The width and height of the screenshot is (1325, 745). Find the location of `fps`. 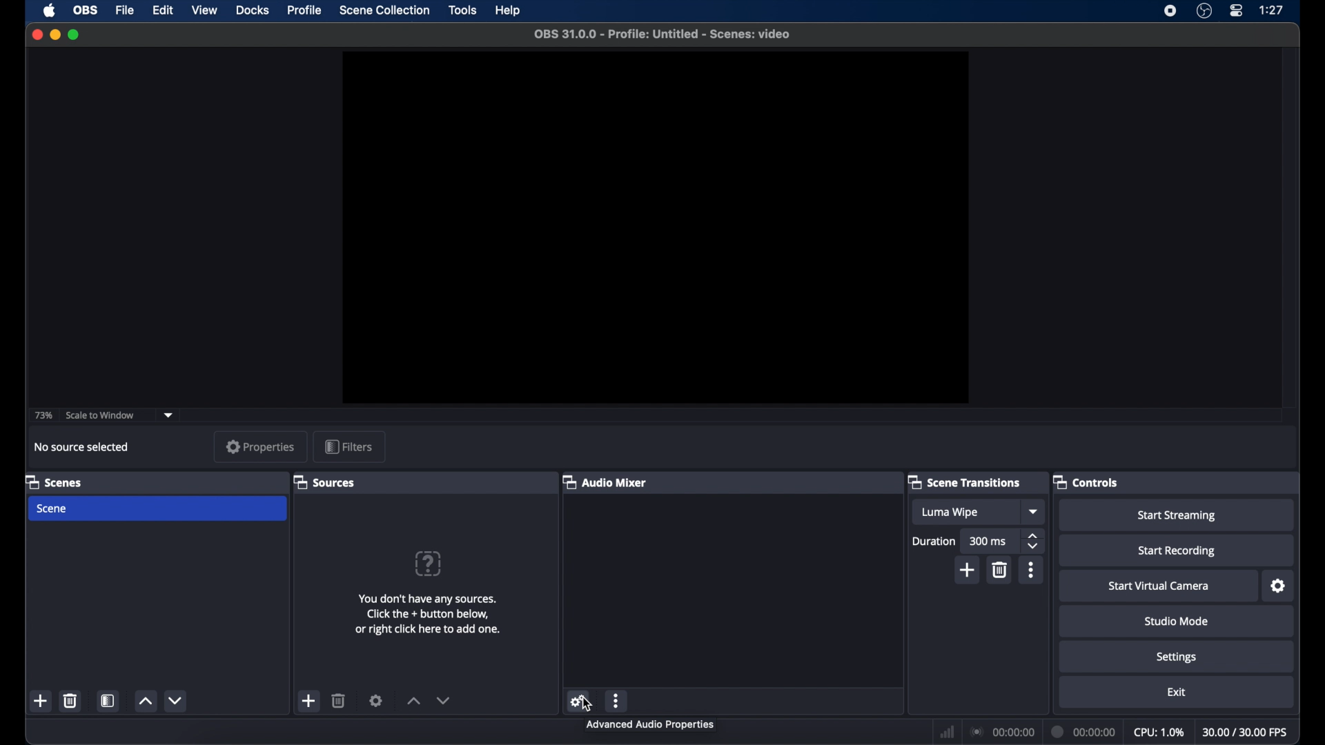

fps is located at coordinates (1247, 732).